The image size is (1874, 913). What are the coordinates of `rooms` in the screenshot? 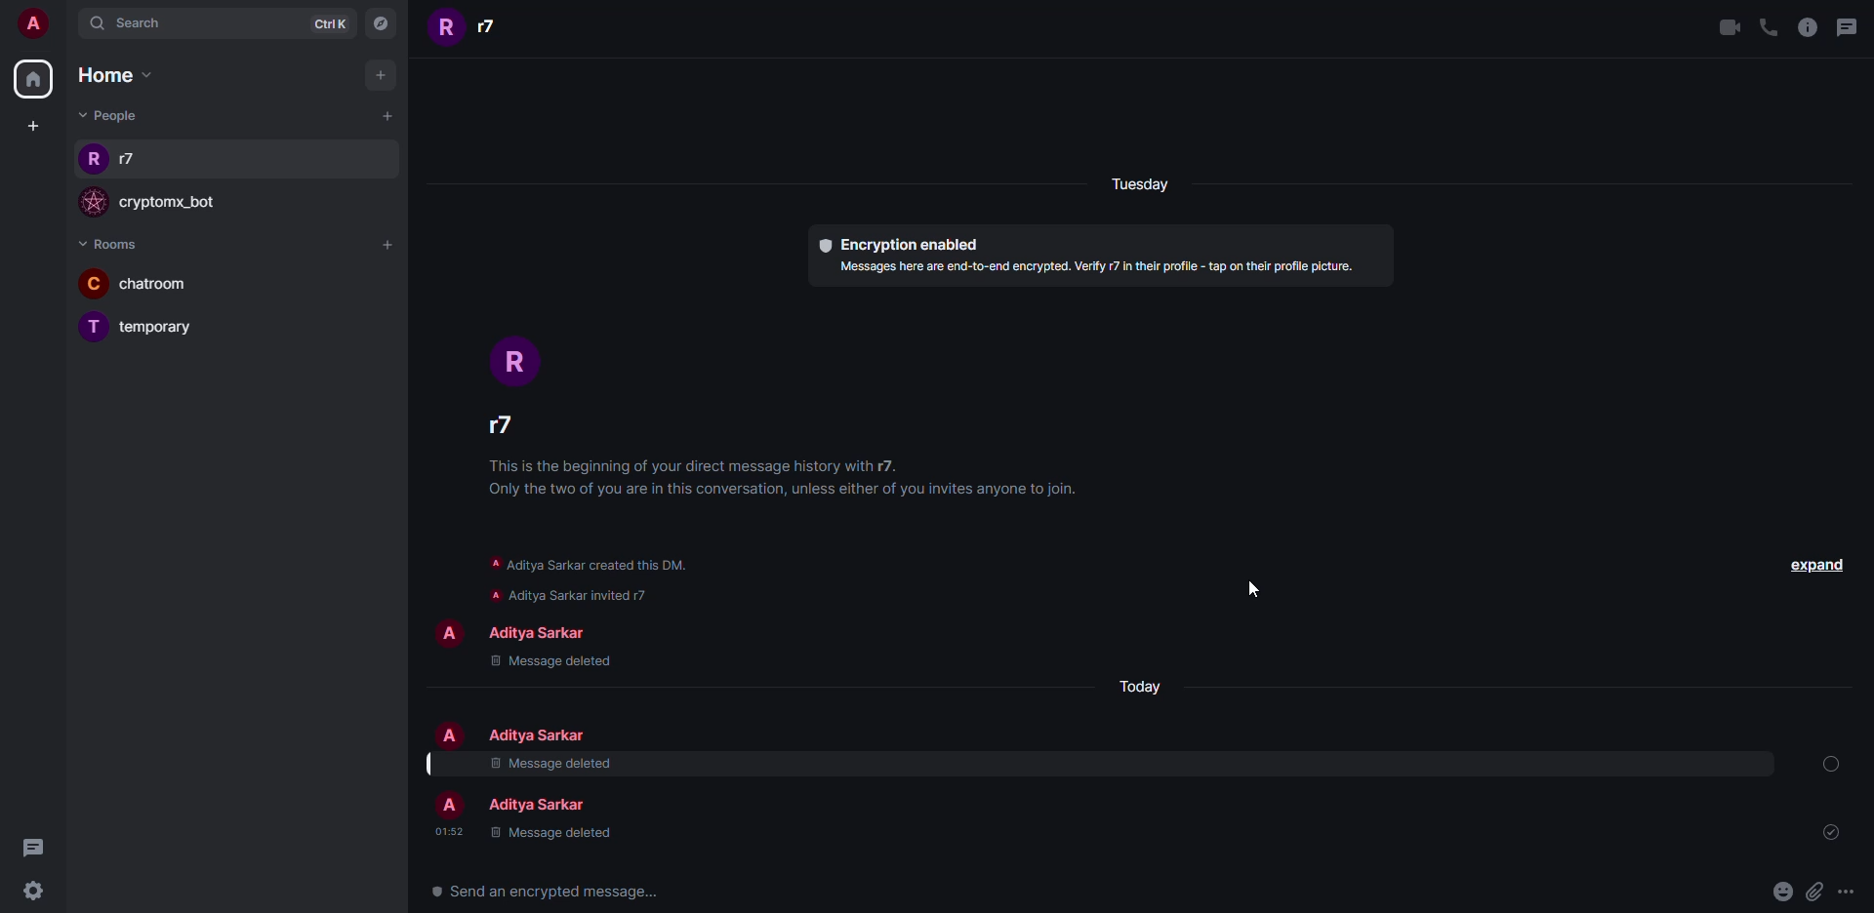 It's located at (107, 245).